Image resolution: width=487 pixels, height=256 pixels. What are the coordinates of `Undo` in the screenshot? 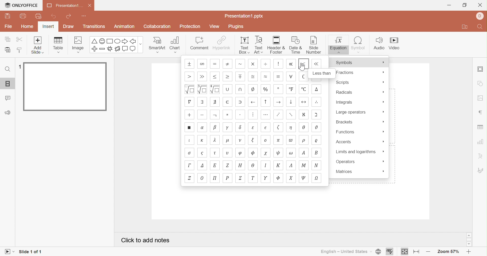 It's located at (54, 18).